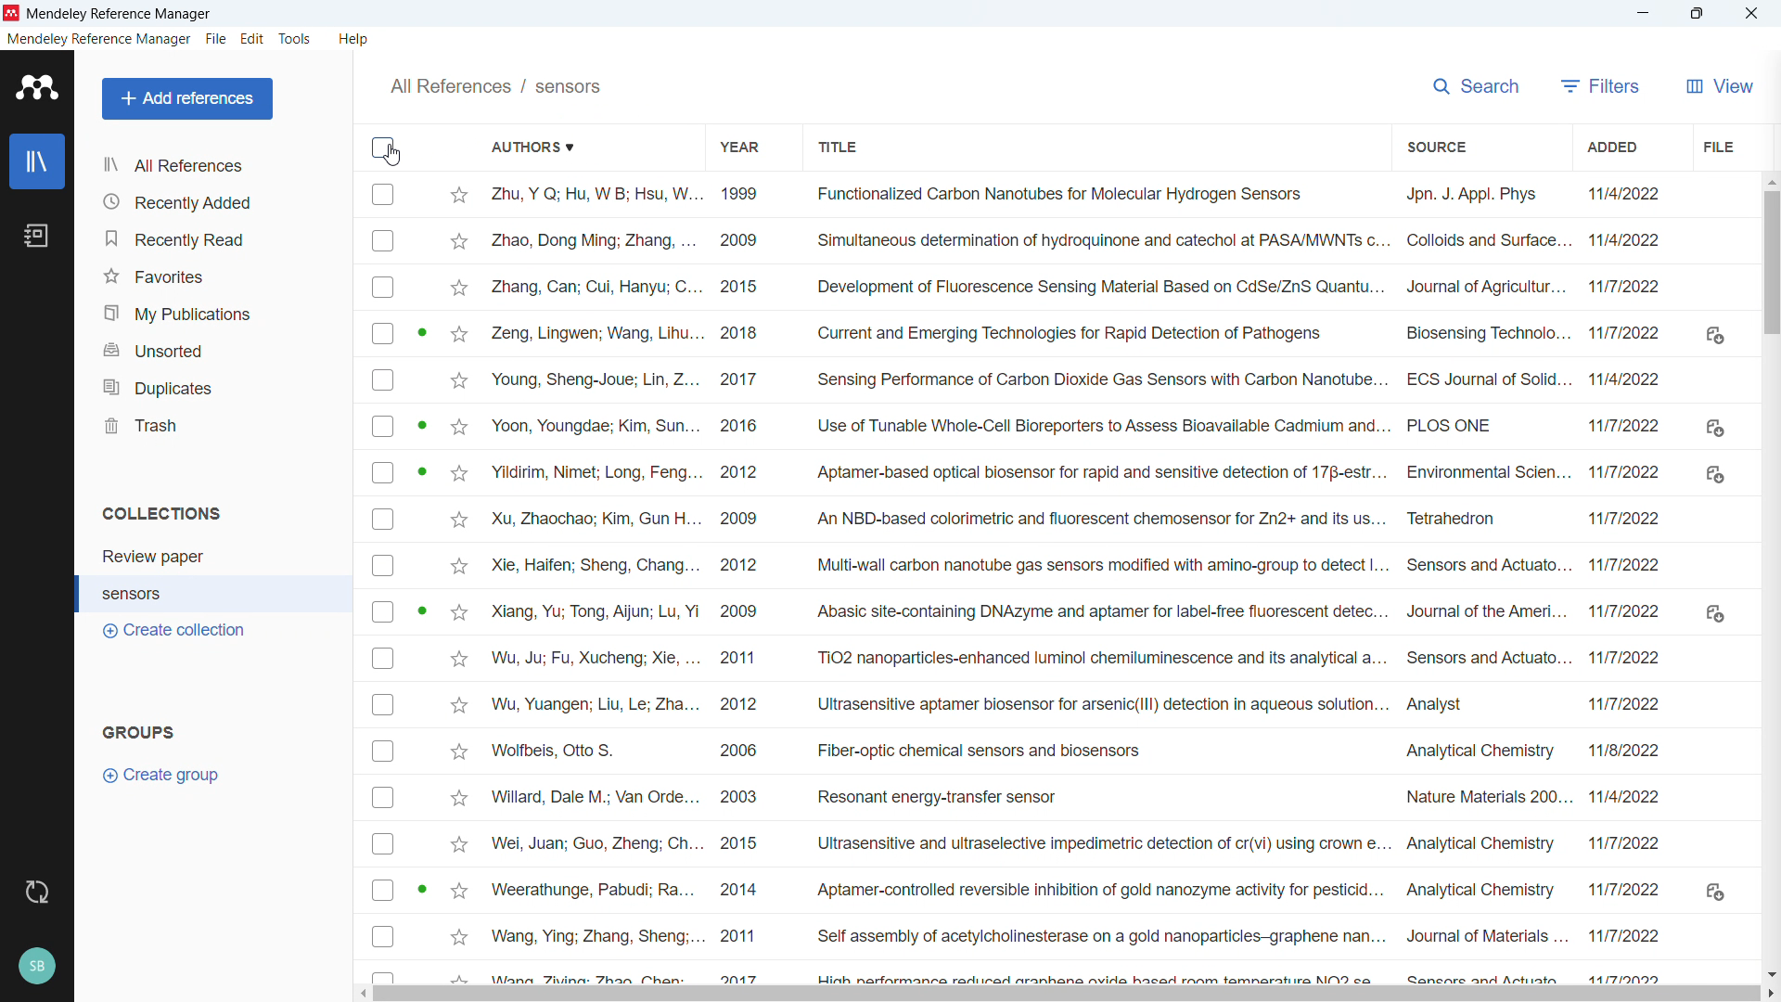  Describe the element at coordinates (1630, 583) in the screenshot. I see `Date of addition of individual entries` at that location.